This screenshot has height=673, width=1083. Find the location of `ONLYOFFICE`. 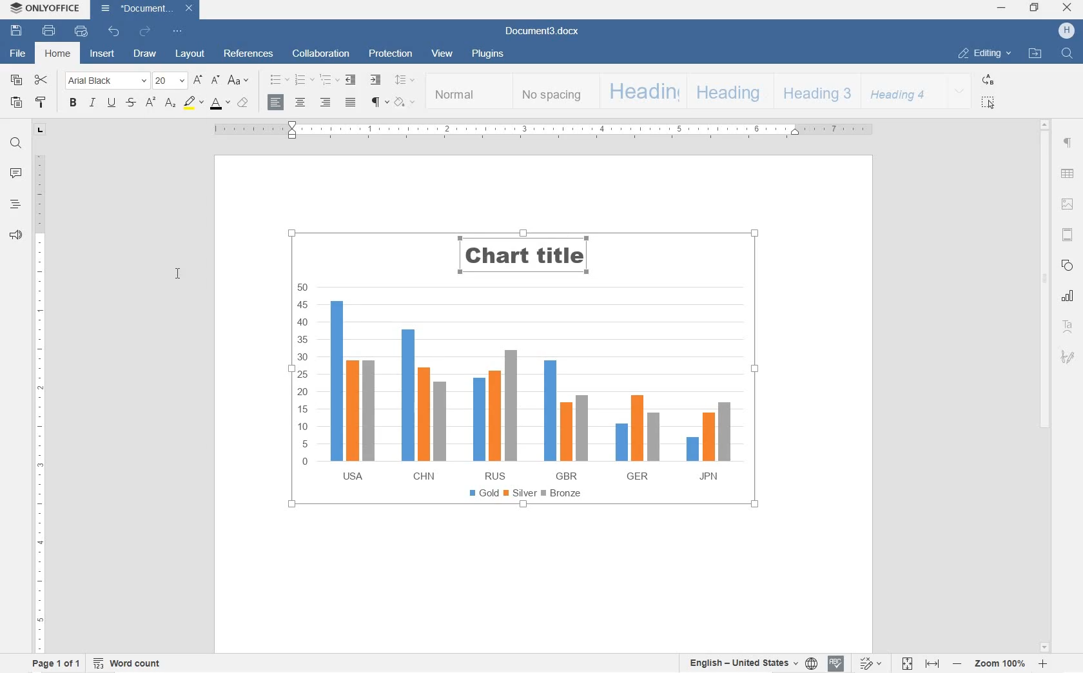

ONLYOFFICE is located at coordinates (45, 8).